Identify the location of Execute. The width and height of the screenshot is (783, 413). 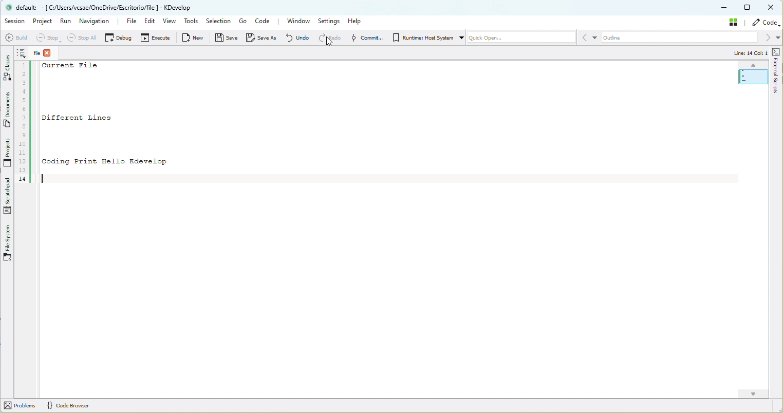
(158, 36).